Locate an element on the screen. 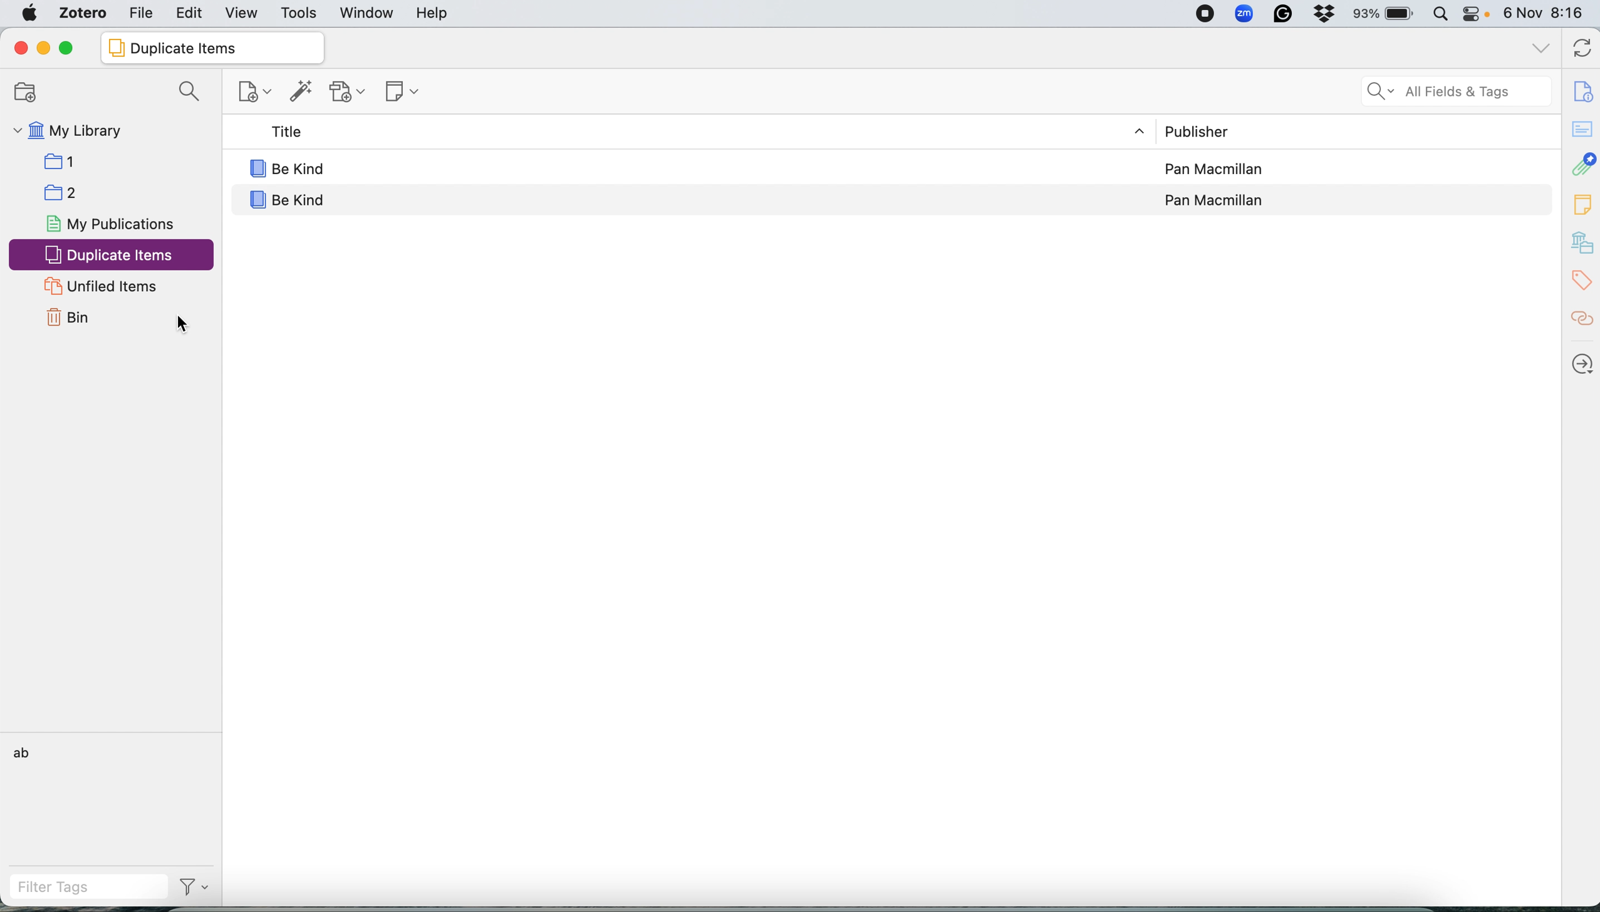 This screenshot has height=912, width=1600. bin is located at coordinates (68, 316).